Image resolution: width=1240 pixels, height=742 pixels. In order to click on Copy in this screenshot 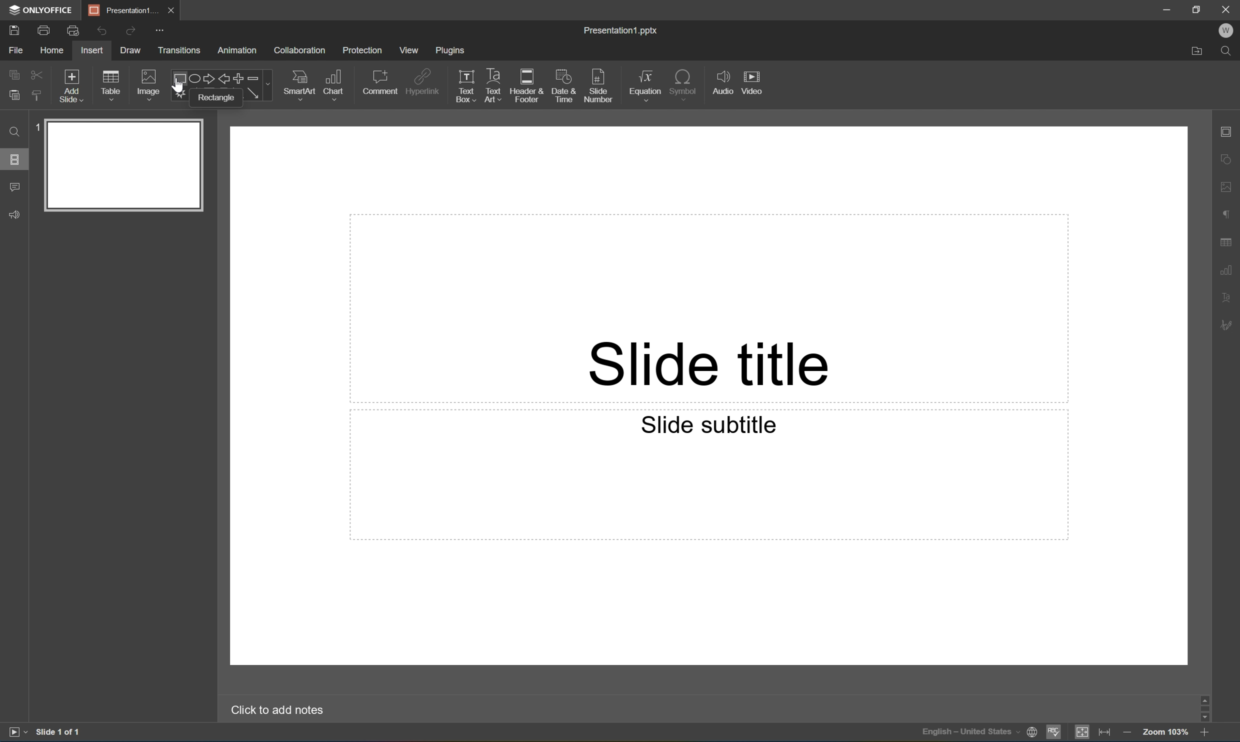, I will do `click(15, 73)`.